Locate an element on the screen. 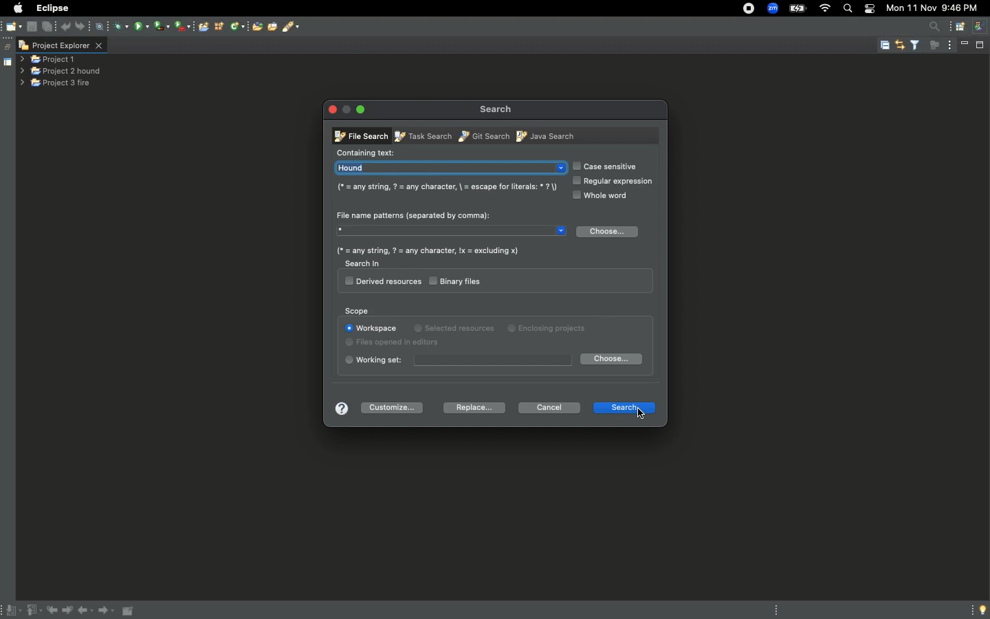  Apple logo is located at coordinates (19, 8).